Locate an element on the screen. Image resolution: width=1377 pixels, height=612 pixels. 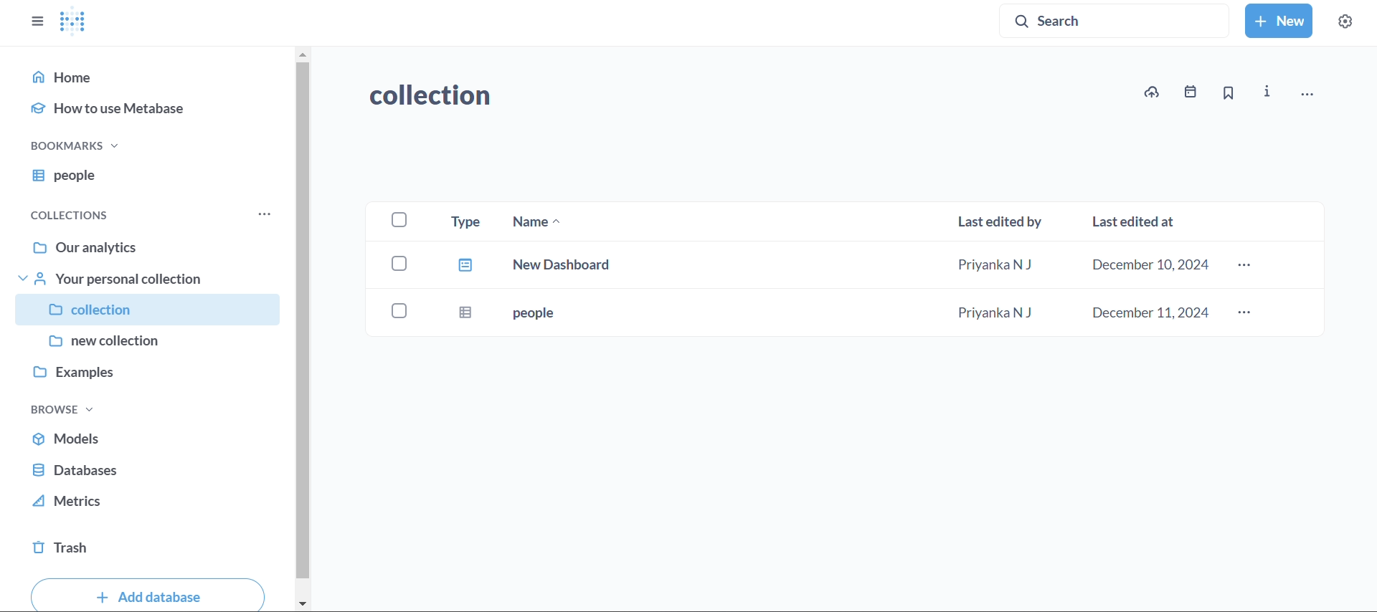
database is located at coordinates (146, 469).